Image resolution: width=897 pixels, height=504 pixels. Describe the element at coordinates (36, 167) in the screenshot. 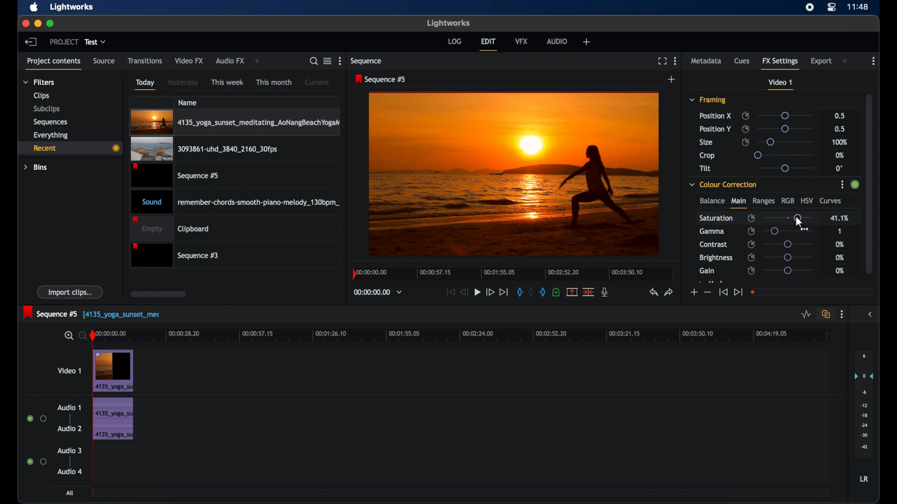

I see `bins` at that location.